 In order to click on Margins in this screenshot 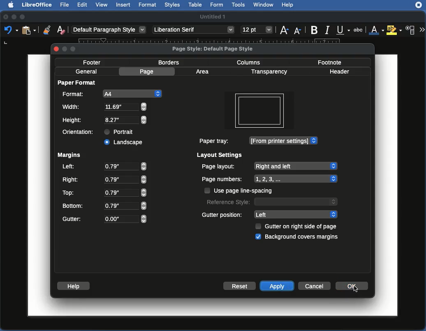, I will do `click(70, 156)`.